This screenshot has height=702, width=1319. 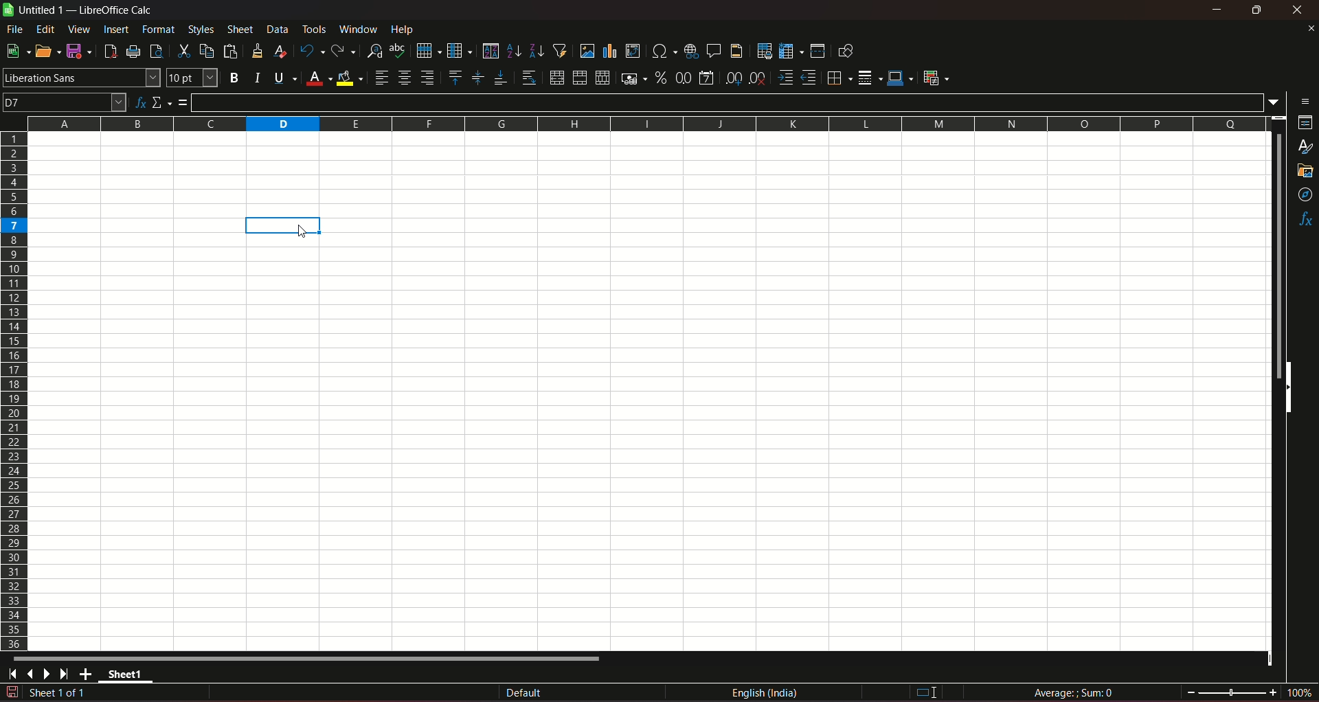 I want to click on paste, so click(x=232, y=51).